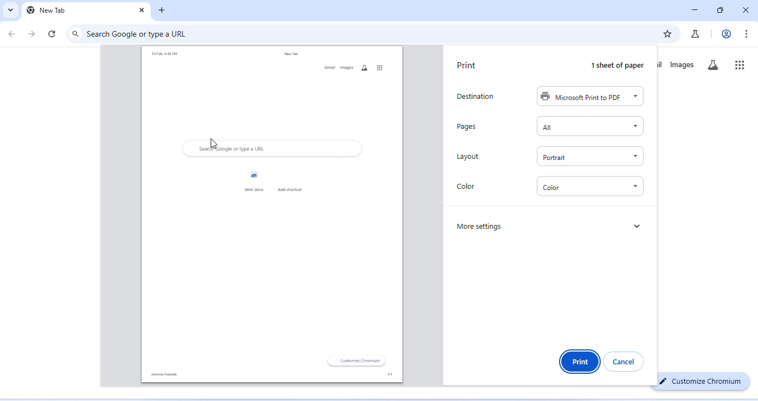 The height and width of the screenshot is (401, 758). Describe the element at coordinates (346, 67) in the screenshot. I see `images` at that location.